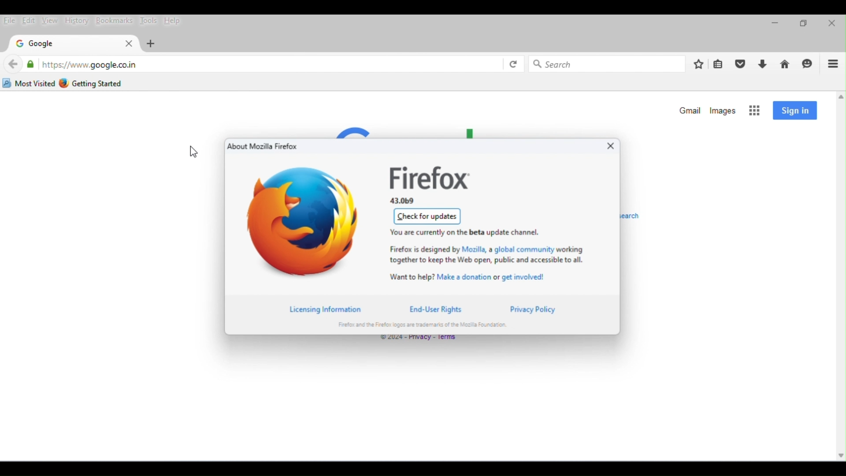 The image size is (846, 476). What do you see at coordinates (485, 255) in the screenshot?
I see `information on mozilla` at bounding box center [485, 255].